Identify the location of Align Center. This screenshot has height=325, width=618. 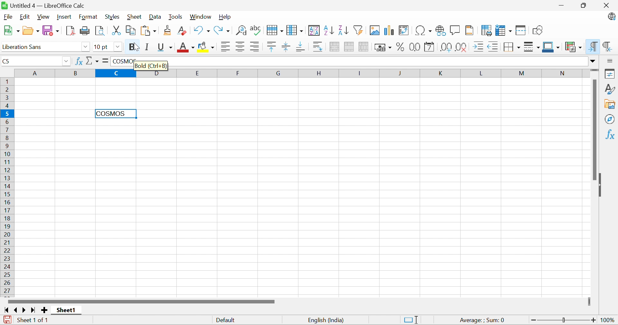
(241, 47).